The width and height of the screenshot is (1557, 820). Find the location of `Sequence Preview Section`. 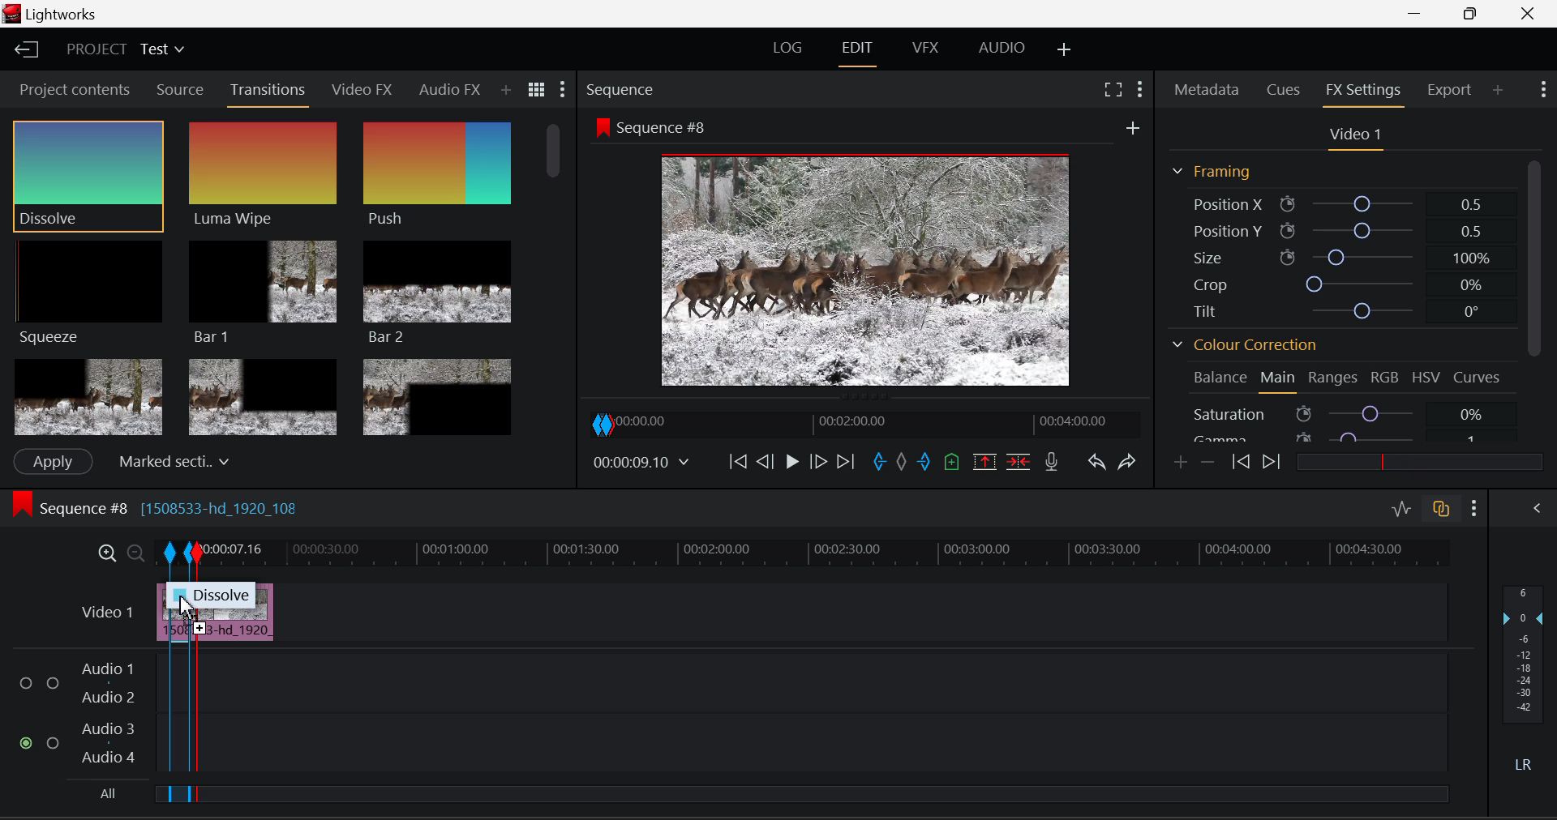

Sequence Preview Section is located at coordinates (623, 90).